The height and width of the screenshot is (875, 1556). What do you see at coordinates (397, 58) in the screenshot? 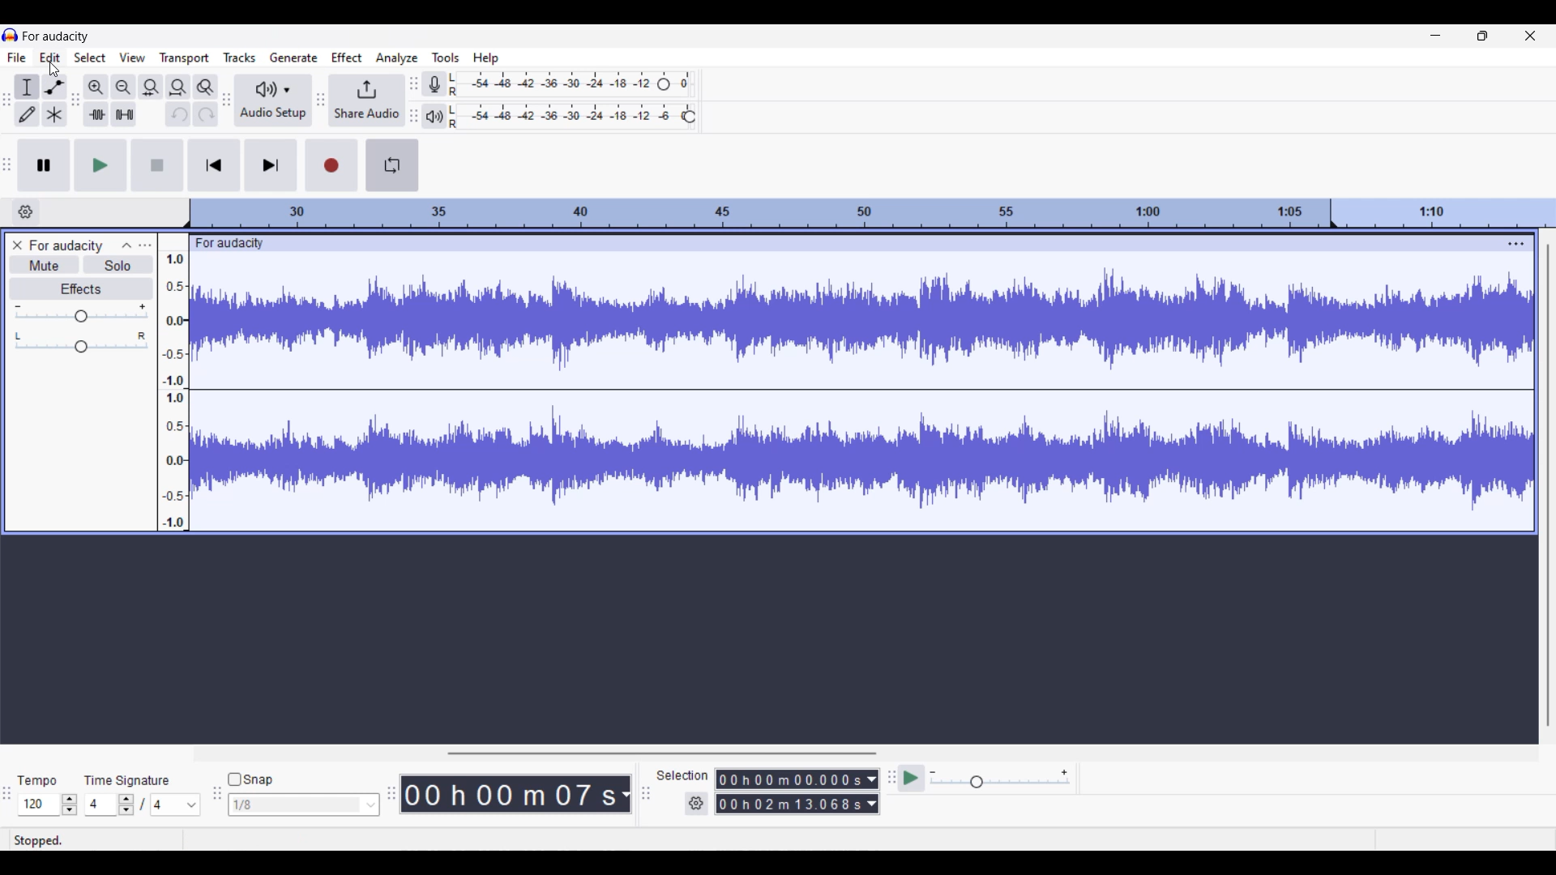
I see `Analyze menu` at bounding box center [397, 58].